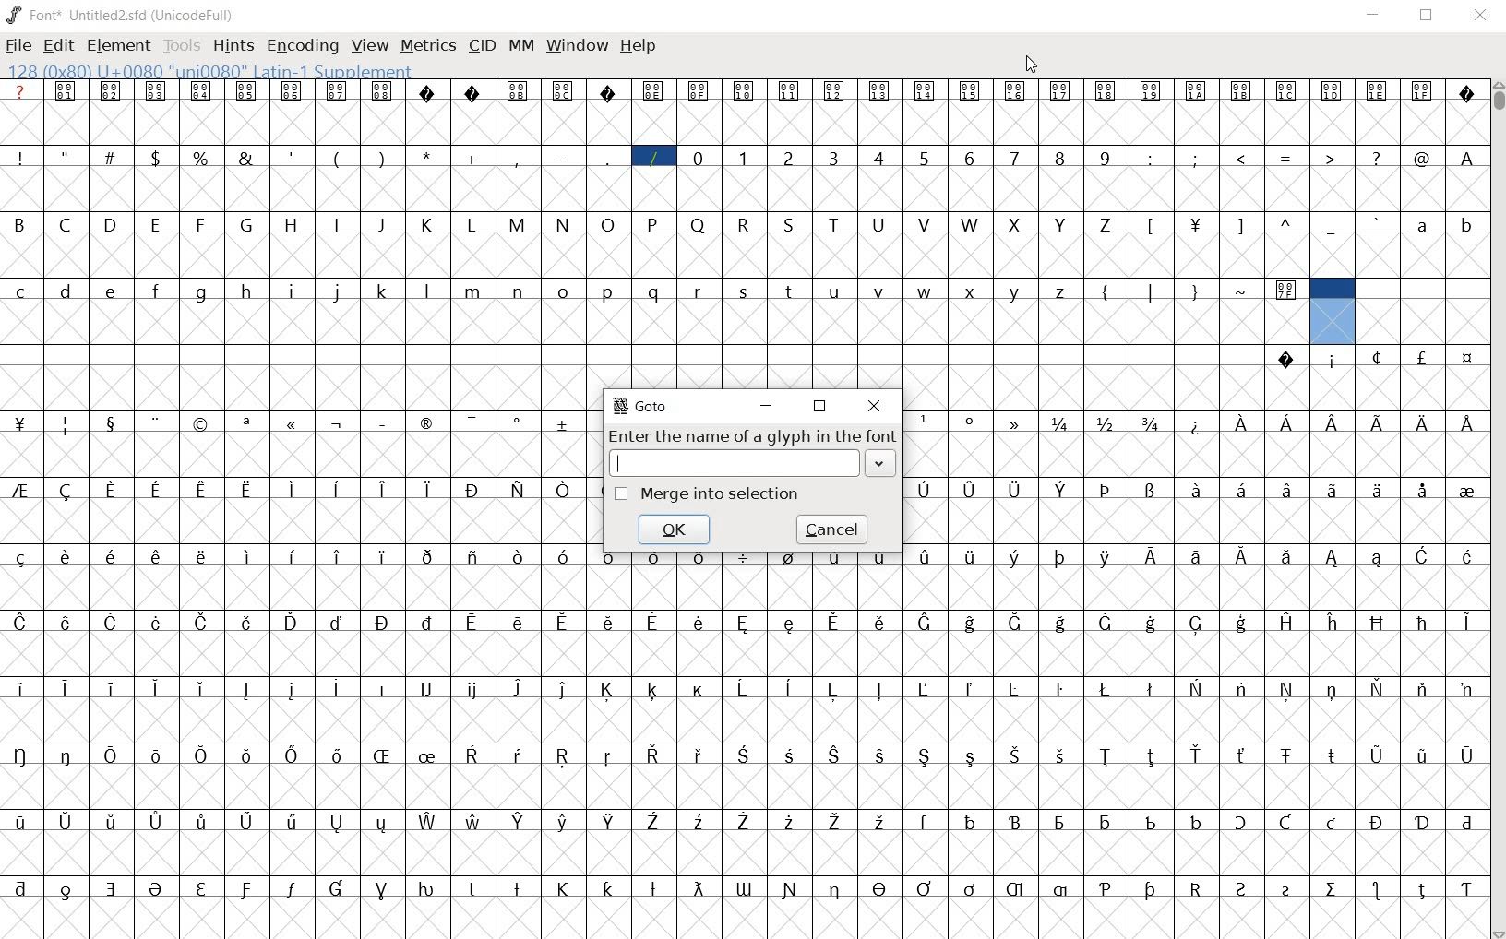 The height and width of the screenshot is (939, 1506). I want to click on Symbol, so click(383, 622).